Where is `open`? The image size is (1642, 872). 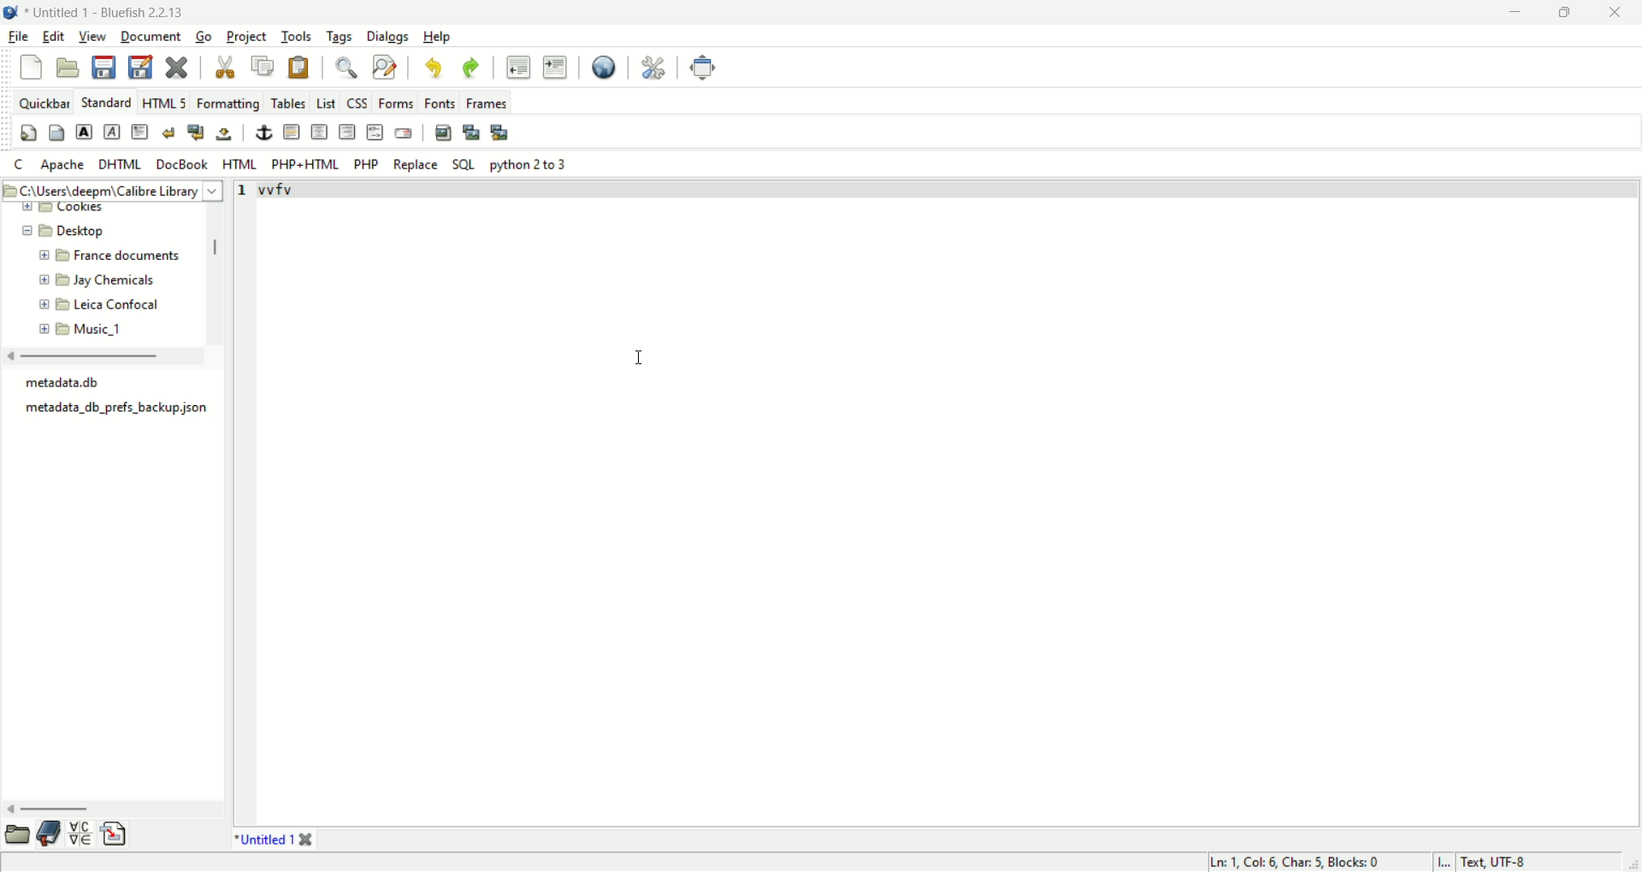
open is located at coordinates (68, 68).